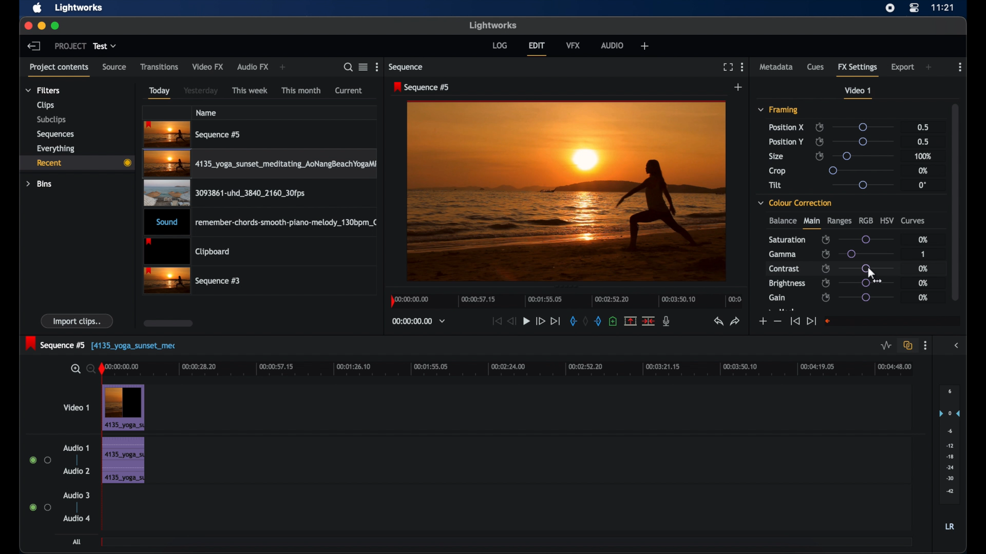 This screenshot has width=986, height=554. Describe the element at coordinates (865, 240) in the screenshot. I see `slider` at that location.